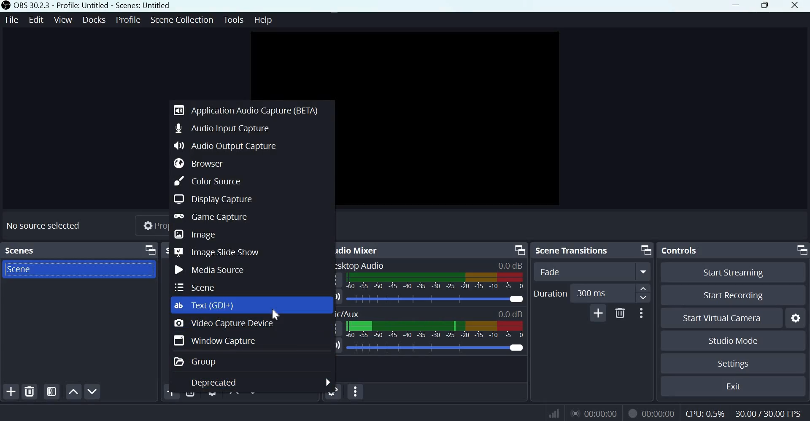 The width and height of the screenshot is (810, 421). What do you see at coordinates (226, 146) in the screenshot?
I see `Audio Output Capture` at bounding box center [226, 146].